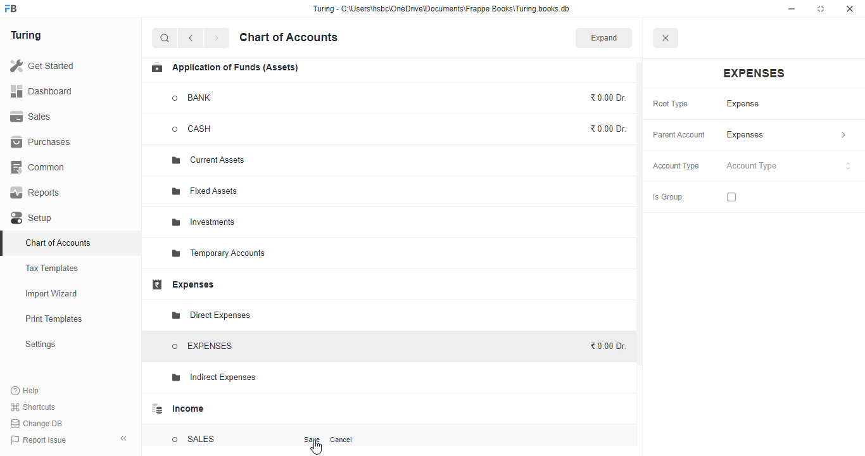  What do you see at coordinates (194, 439) in the screenshot?
I see `SALES - account added` at bounding box center [194, 439].